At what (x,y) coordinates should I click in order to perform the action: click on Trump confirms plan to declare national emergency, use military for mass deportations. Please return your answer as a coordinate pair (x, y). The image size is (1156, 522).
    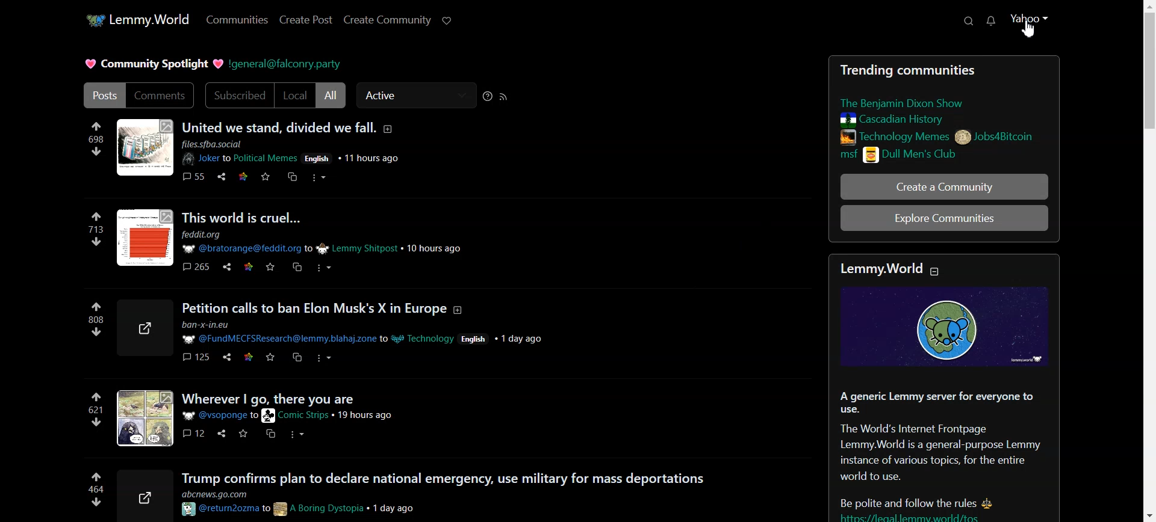
    Looking at the image, I should click on (442, 477).